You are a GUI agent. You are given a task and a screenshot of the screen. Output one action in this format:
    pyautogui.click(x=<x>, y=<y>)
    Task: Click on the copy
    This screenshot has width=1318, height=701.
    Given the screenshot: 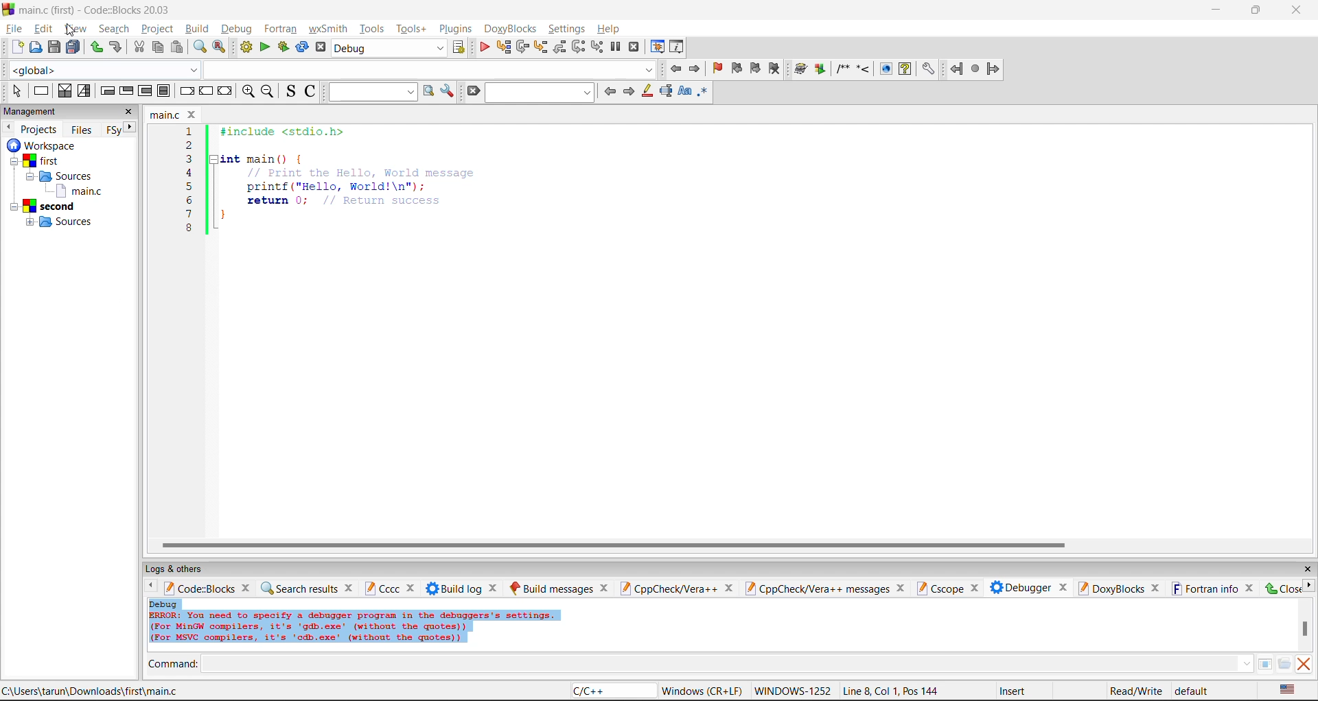 What is the action you would take?
    pyautogui.click(x=158, y=47)
    